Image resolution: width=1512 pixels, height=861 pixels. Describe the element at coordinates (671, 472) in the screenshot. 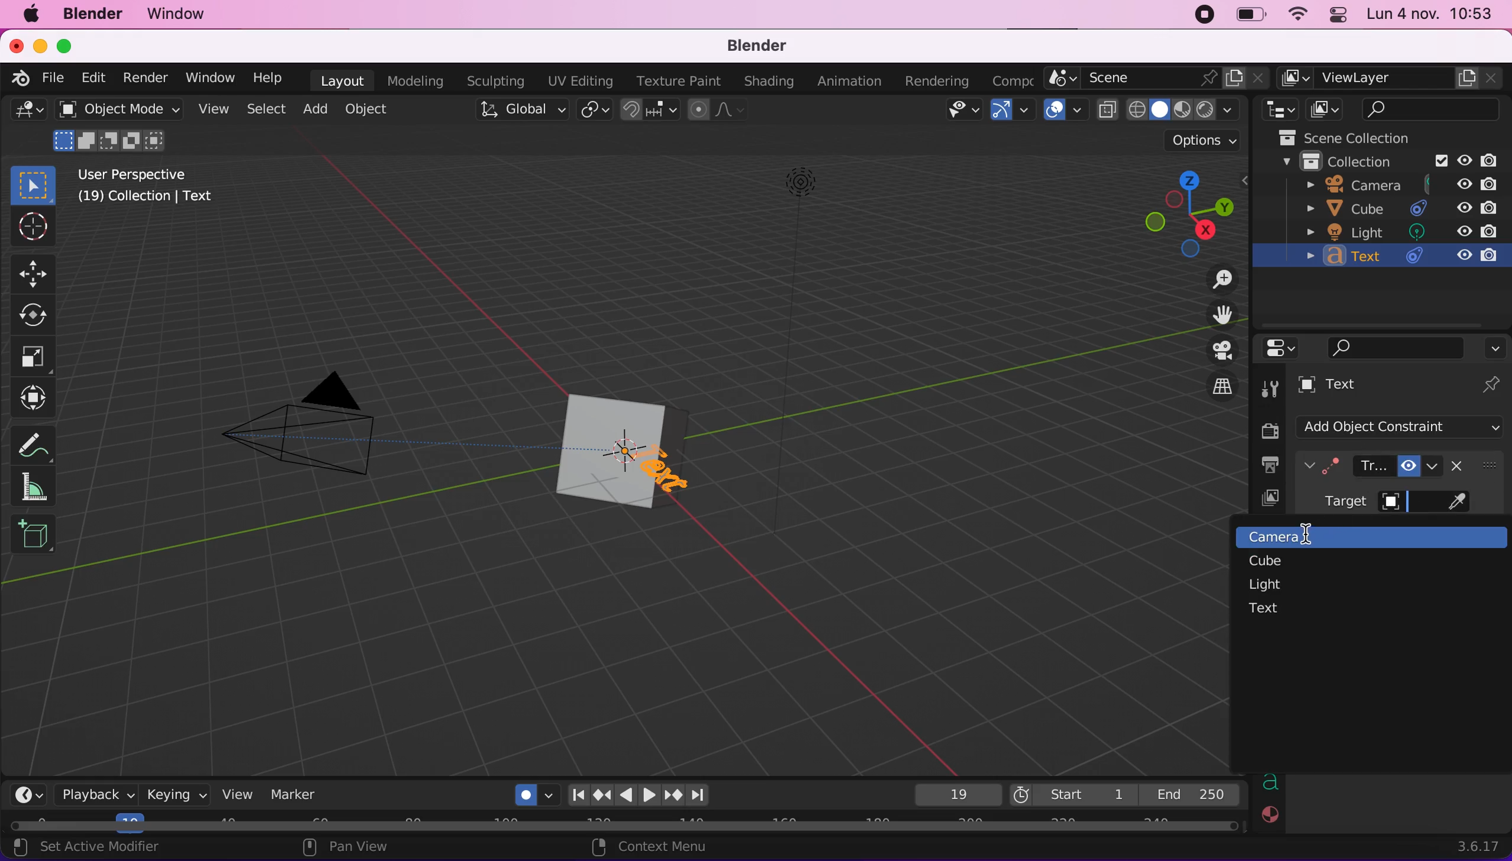

I see `text selected` at that location.